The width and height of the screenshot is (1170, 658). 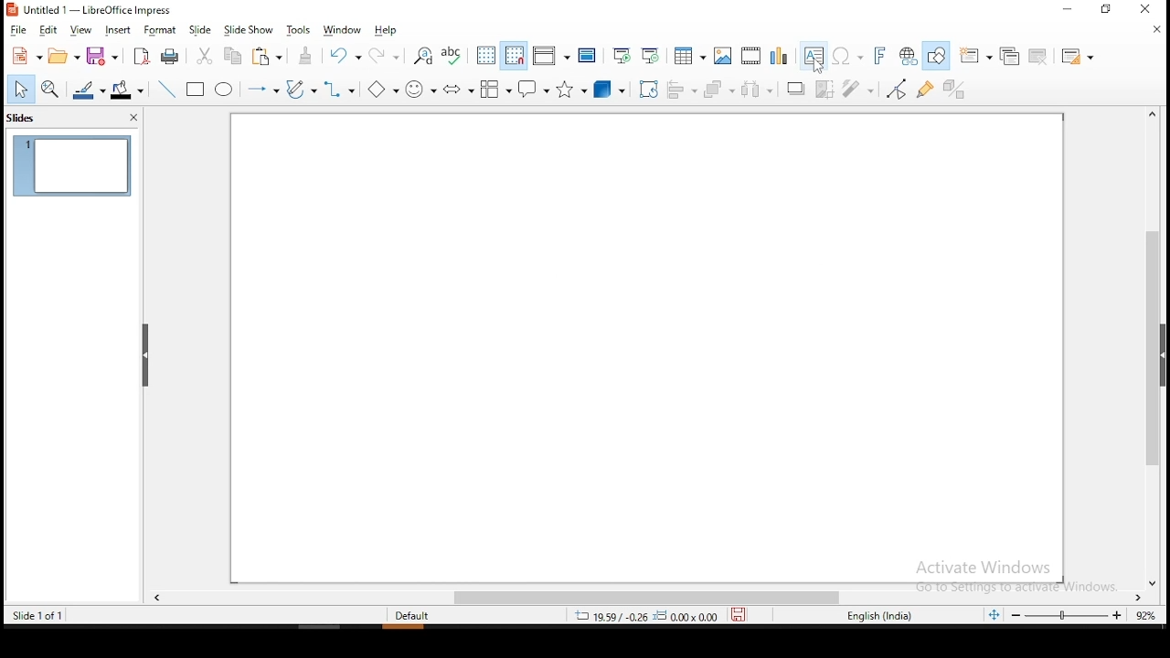 What do you see at coordinates (757, 90) in the screenshot?
I see `distribute` at bounding box center [757, 90].